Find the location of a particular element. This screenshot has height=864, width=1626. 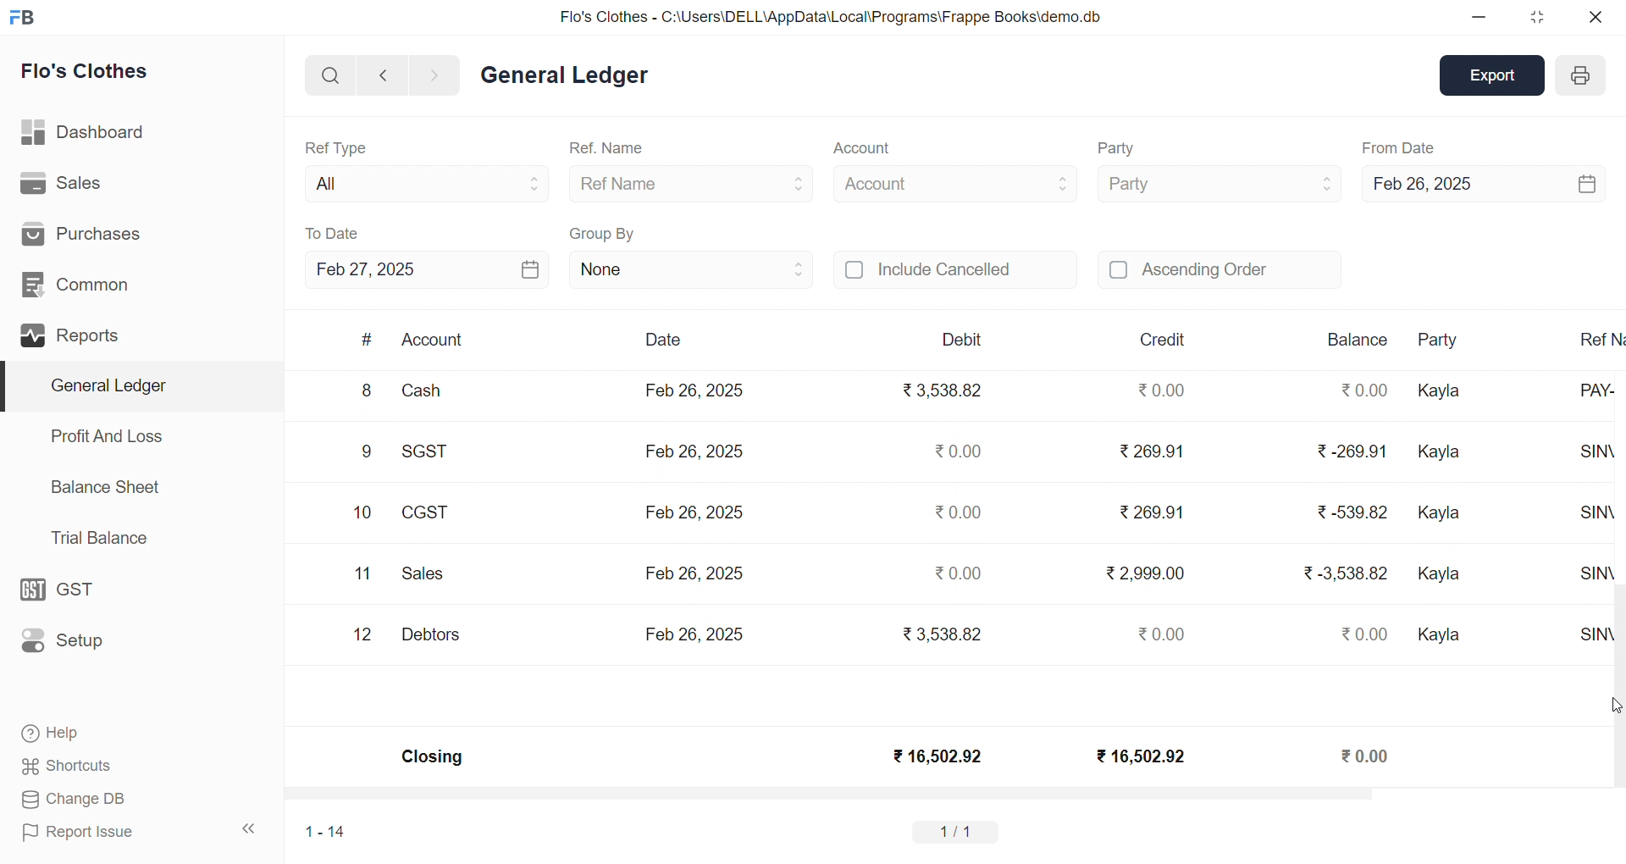

PAY- is located at coordinates (1589, 398).